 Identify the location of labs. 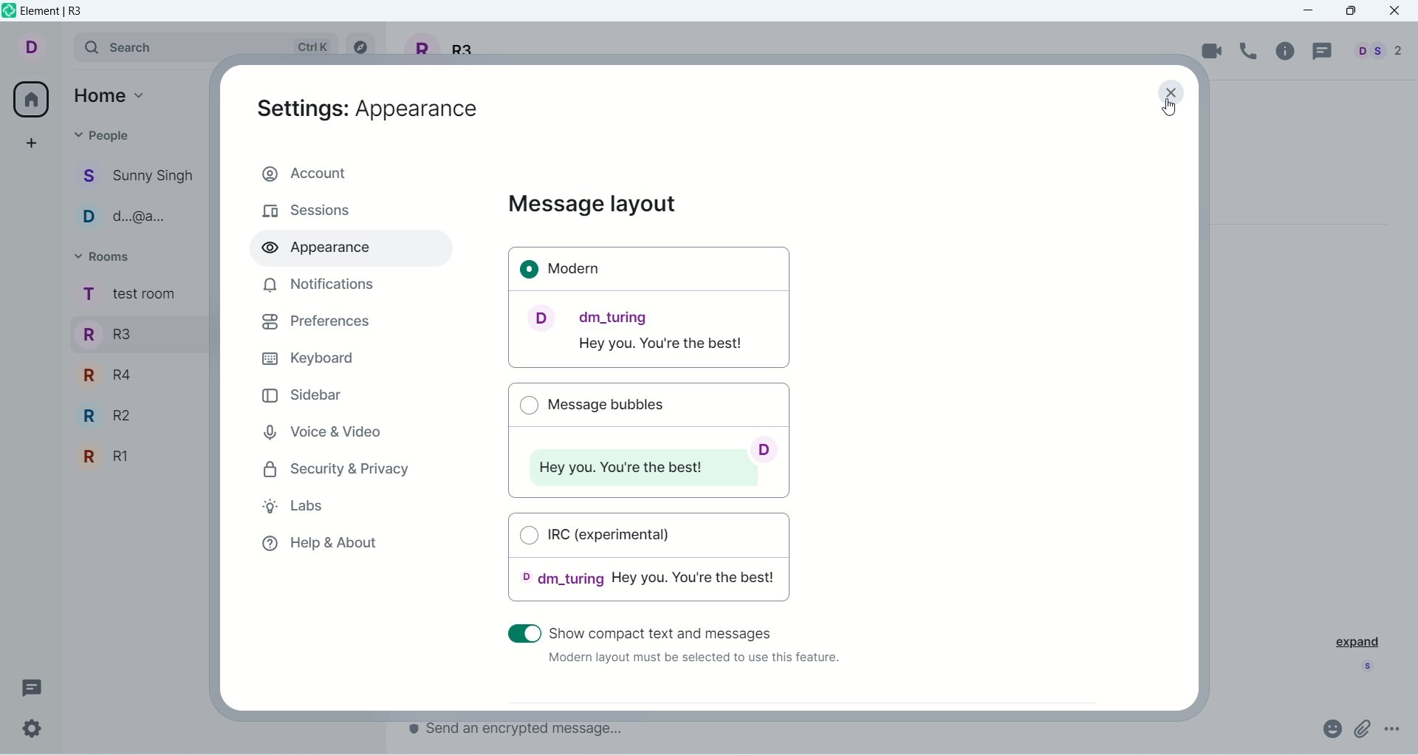
(301, 508).